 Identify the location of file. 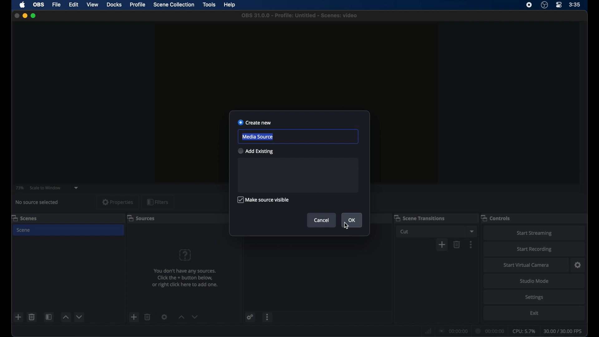
(57, 4).